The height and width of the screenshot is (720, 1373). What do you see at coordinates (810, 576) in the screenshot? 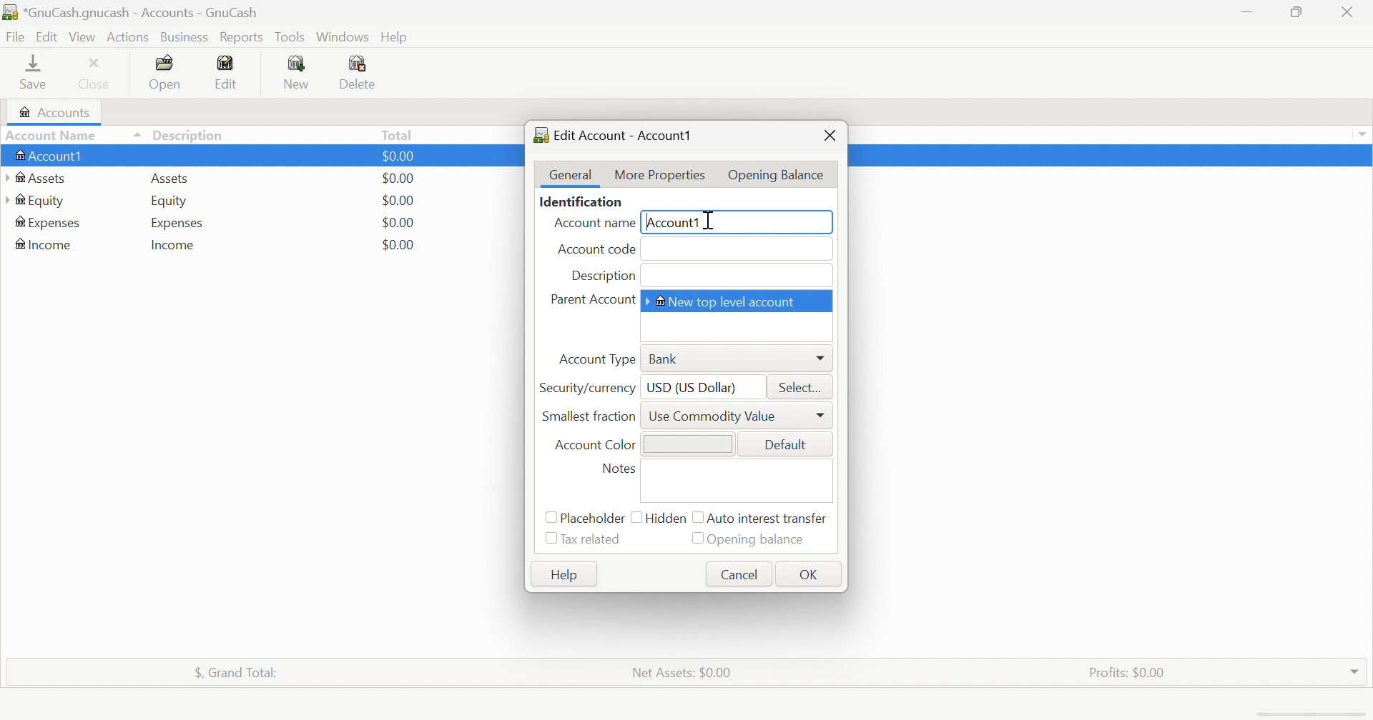
I see `OK` at bounding box center [810, 576].